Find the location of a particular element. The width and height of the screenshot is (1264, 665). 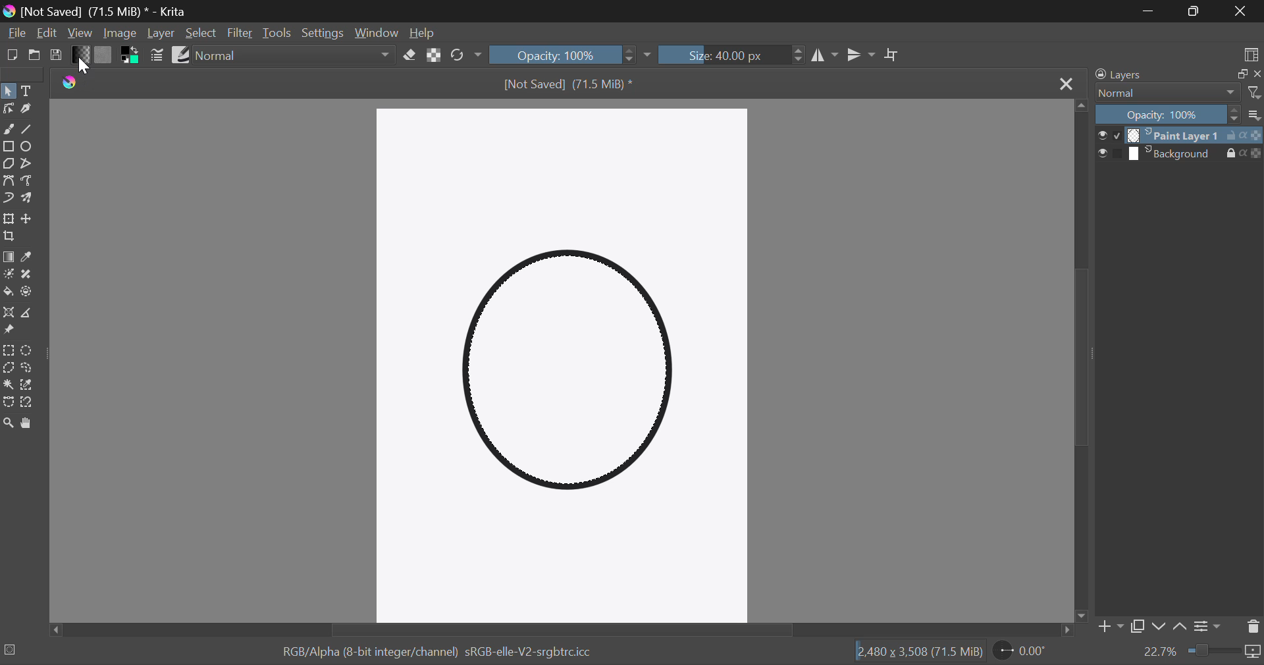

Circular Selection is located at coordinates (30, 349).